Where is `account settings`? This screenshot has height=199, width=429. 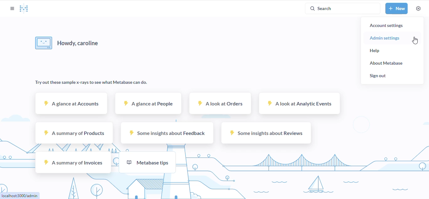 account settings is located at coordinates (386, 26).